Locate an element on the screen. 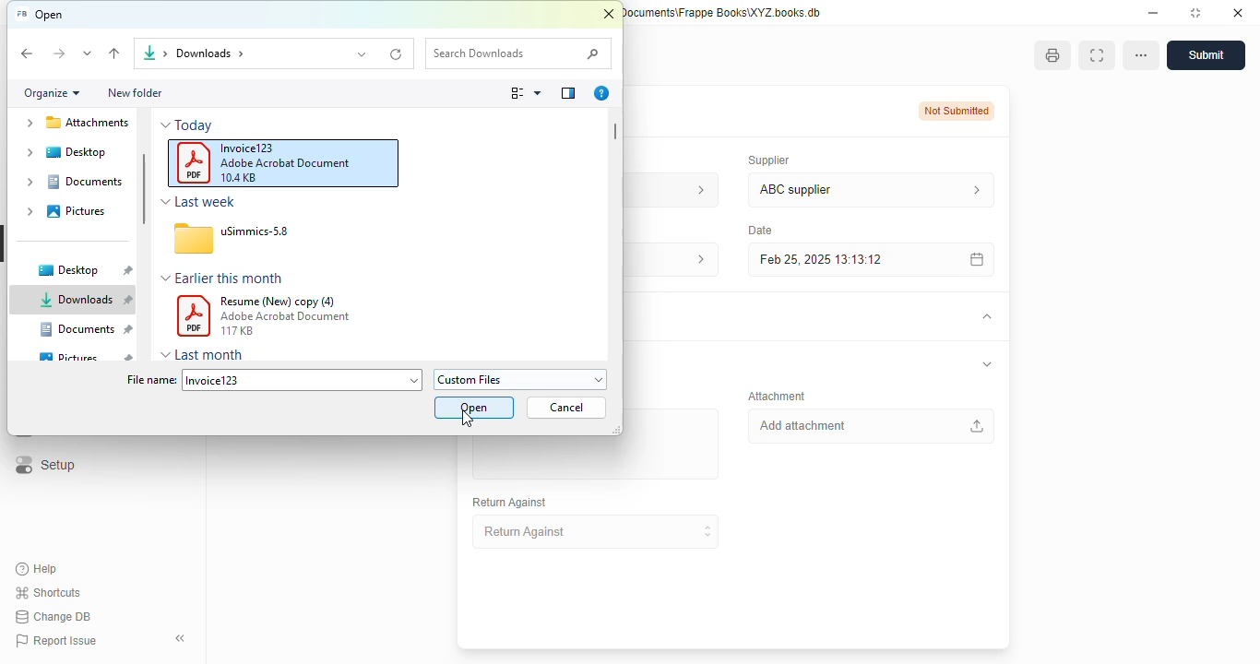 This screenshot has height=664, width=1260. change DB is located at coordinates (53, 617).